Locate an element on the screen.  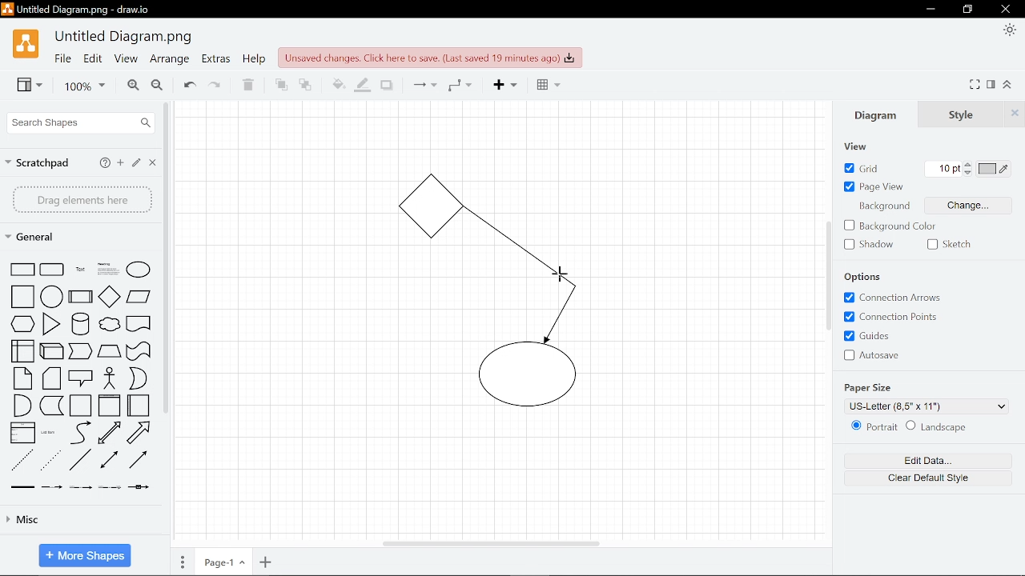
checkbox is located at coordinates (849, 297).